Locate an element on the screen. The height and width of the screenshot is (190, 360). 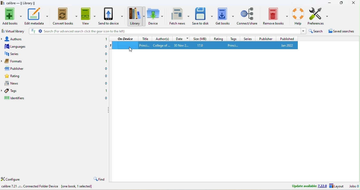
0 is located at coordinates (104, 54).